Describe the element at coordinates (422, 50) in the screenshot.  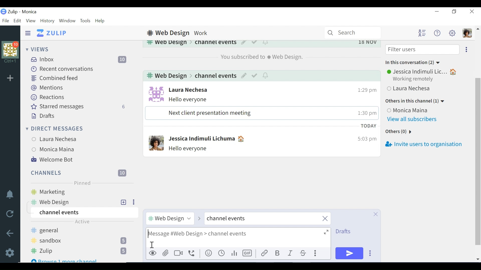
I see `Filter users input` at that location.